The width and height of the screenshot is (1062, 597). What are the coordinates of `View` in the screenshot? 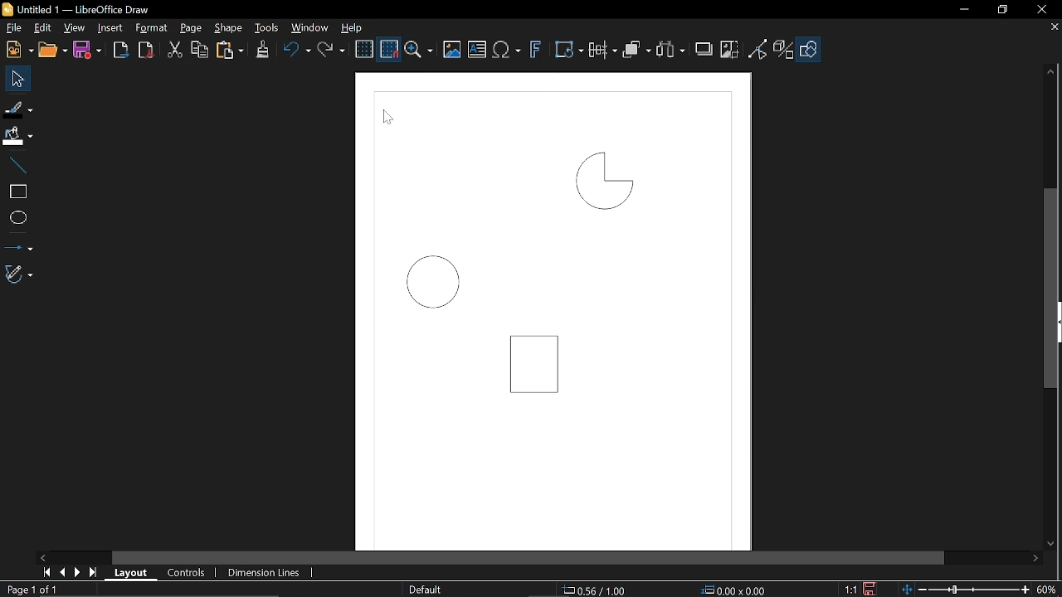 It's located at (75, 27).